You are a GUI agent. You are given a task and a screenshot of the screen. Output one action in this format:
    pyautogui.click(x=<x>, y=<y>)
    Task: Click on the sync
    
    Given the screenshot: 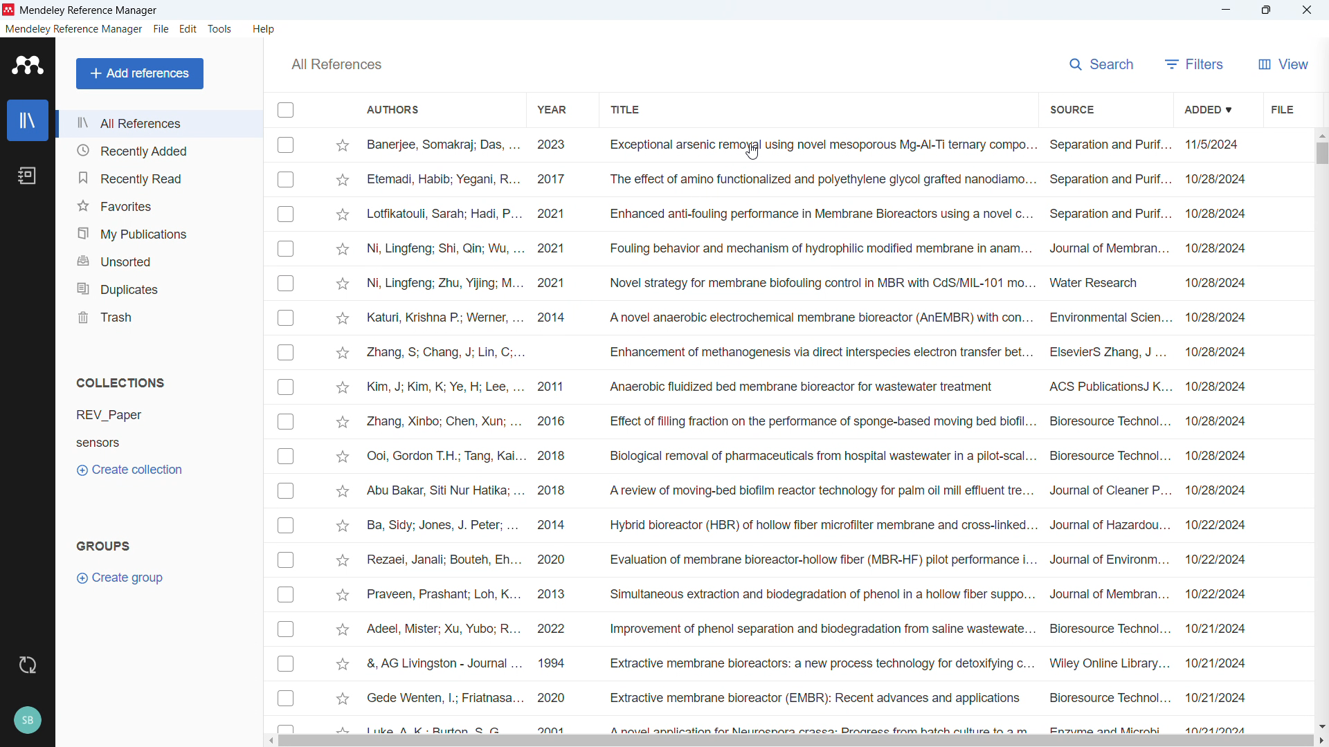 What is the action you would take?
    pyautogui.click(x=27, y=665)
    